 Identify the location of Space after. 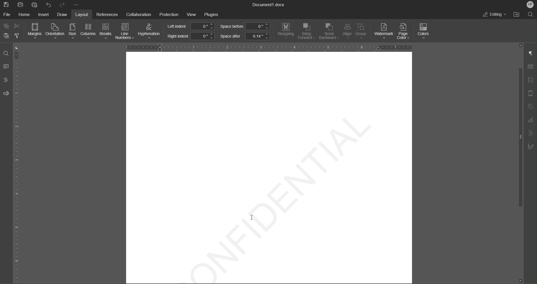
(245, 36).